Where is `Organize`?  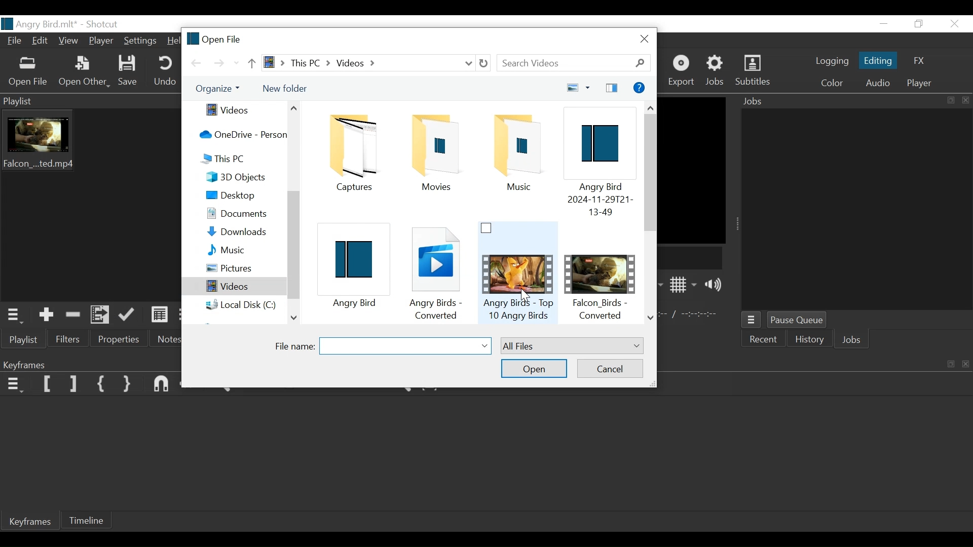
Organize is located at coordinates (220, 89).